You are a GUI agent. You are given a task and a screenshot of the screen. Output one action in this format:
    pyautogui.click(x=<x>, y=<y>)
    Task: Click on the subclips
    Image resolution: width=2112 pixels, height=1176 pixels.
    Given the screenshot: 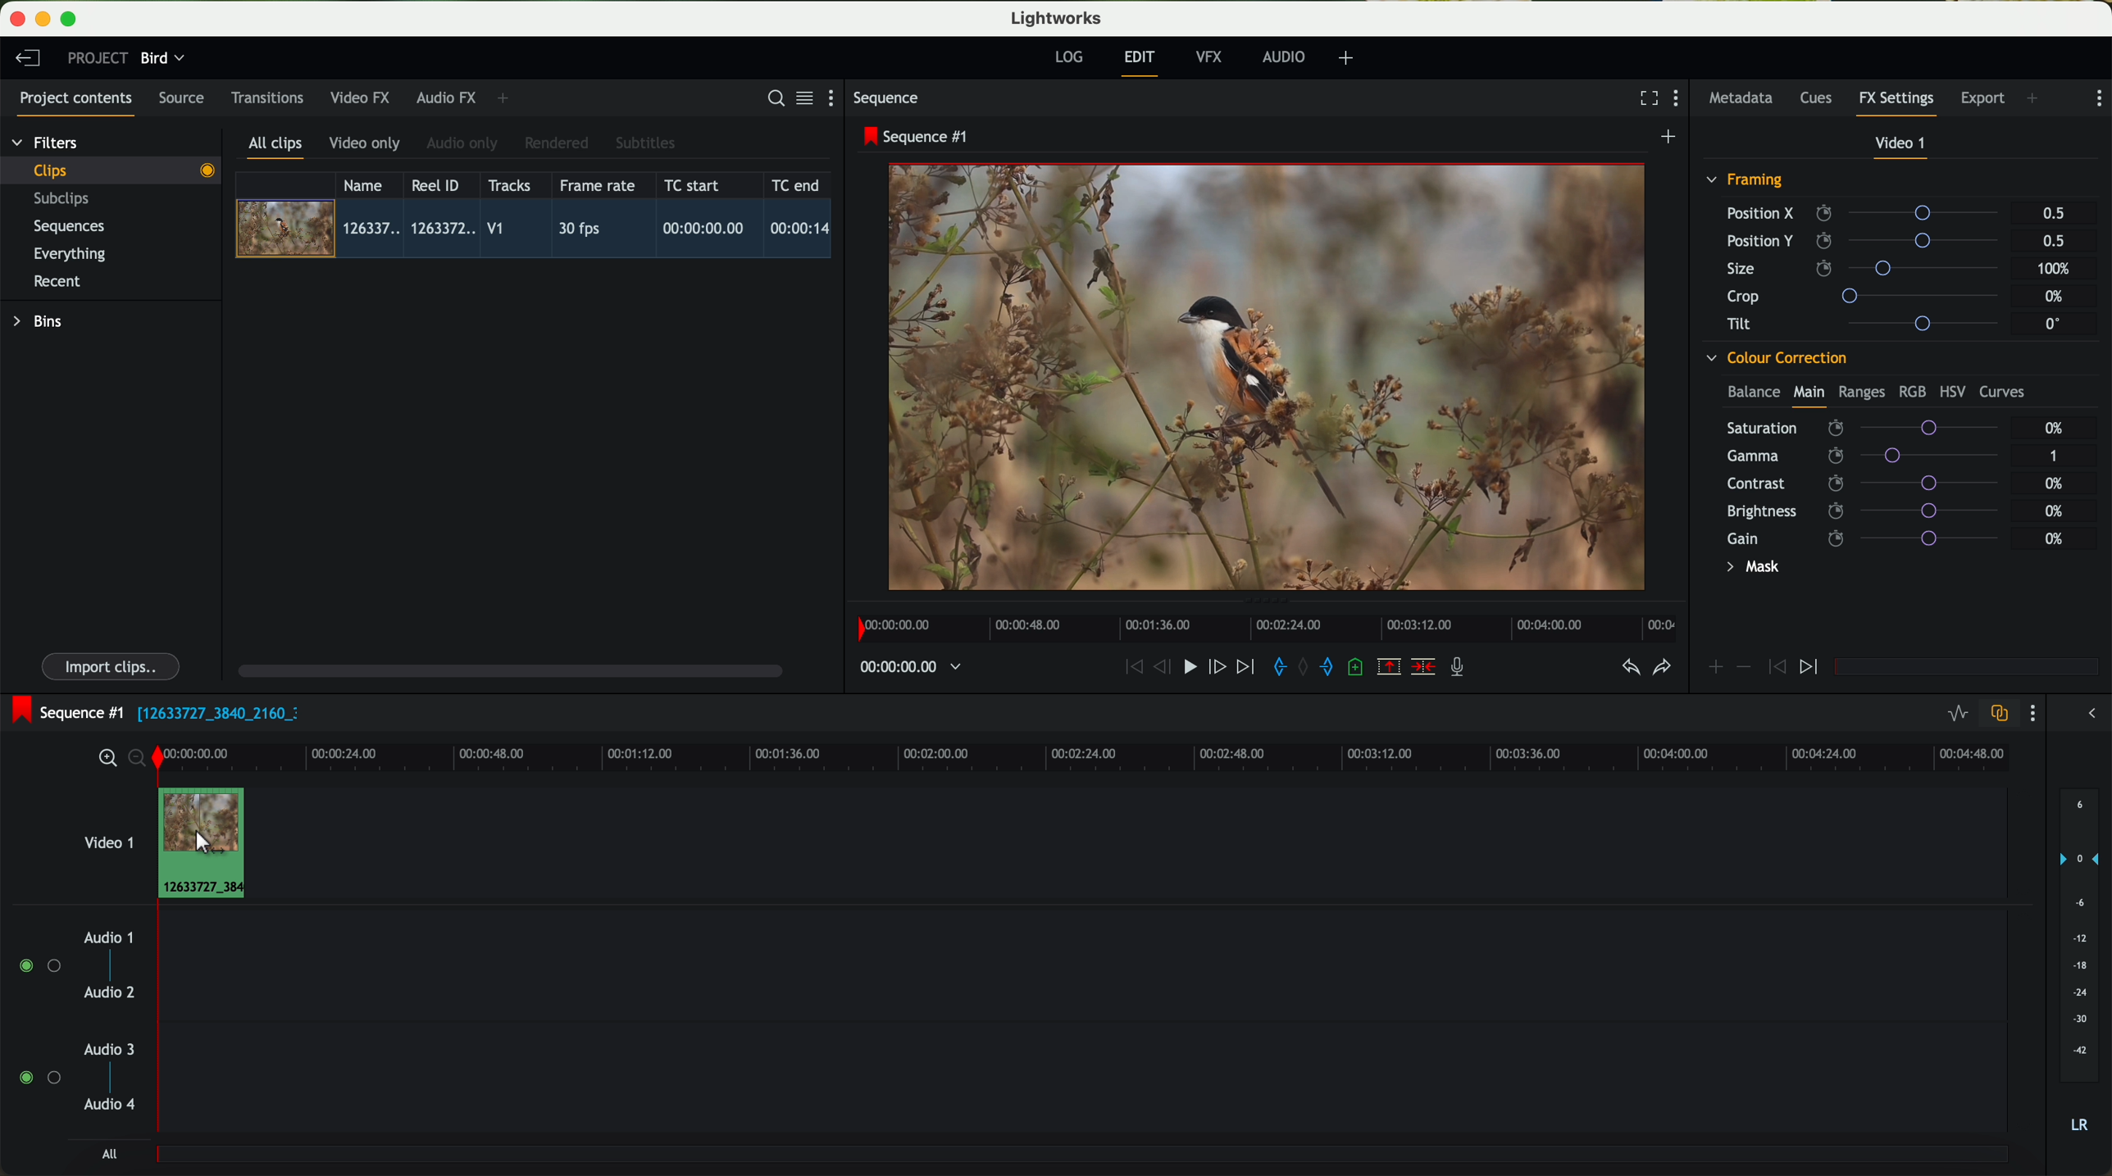 What is the action you would take?
    pyautogui.click(x=66, y=200)
    